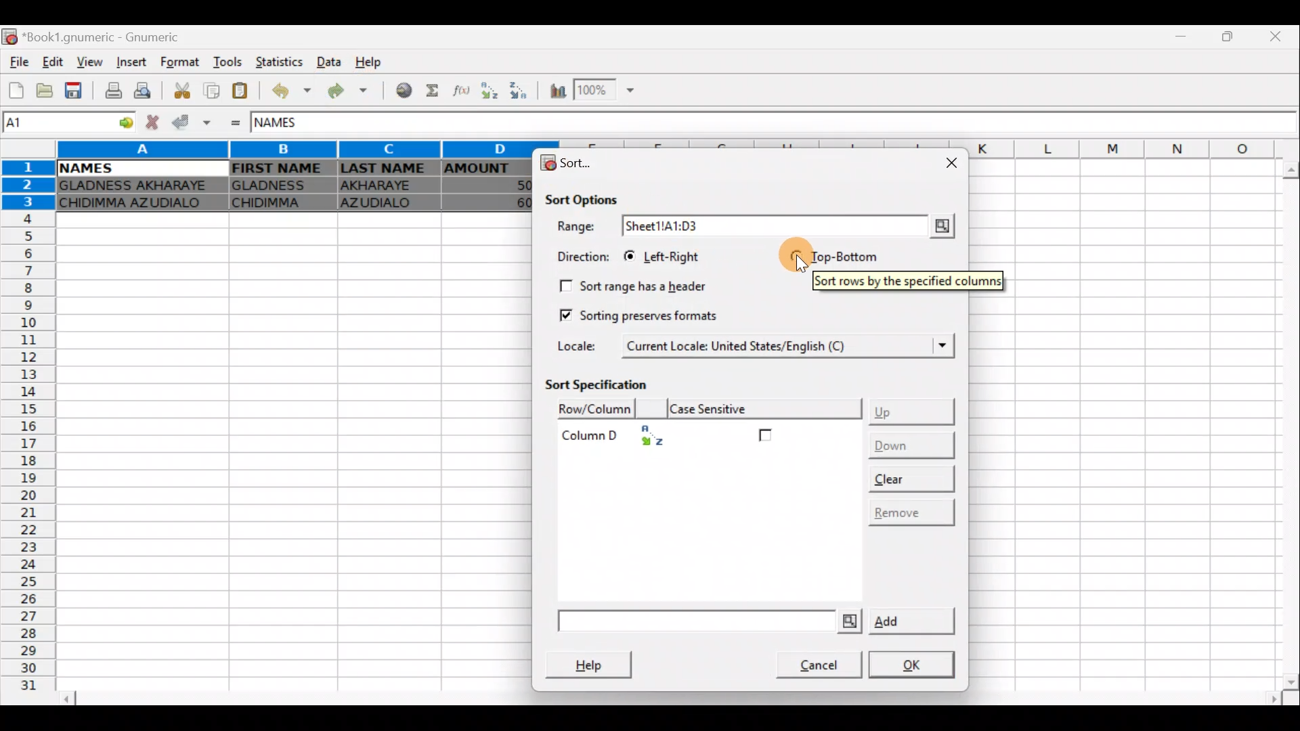 The height and width of the screenshot is (731, 1300). What do you see at coordinates (668, 257) in the screenshot?
I see `Left-right` at bounding box center [668, 257].